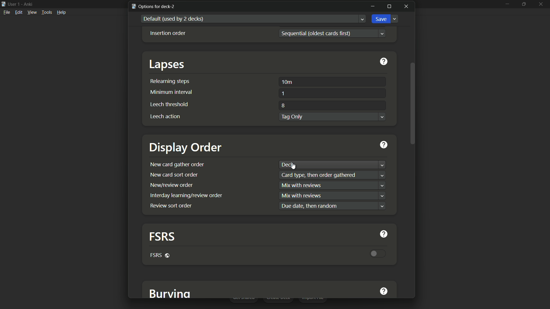 This screenshot has height=309, width=550. What do you see at coordinates (283, 94) in the screenshot?
I see `1` at bounding box center [283, 94].